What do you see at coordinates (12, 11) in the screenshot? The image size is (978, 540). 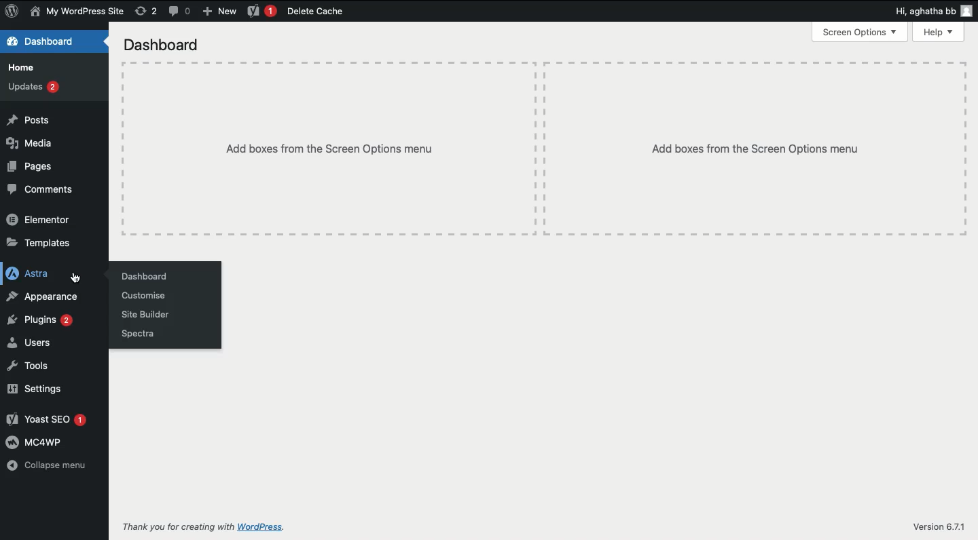 I see `WordPress Logo` at bounding box center [12, 11].